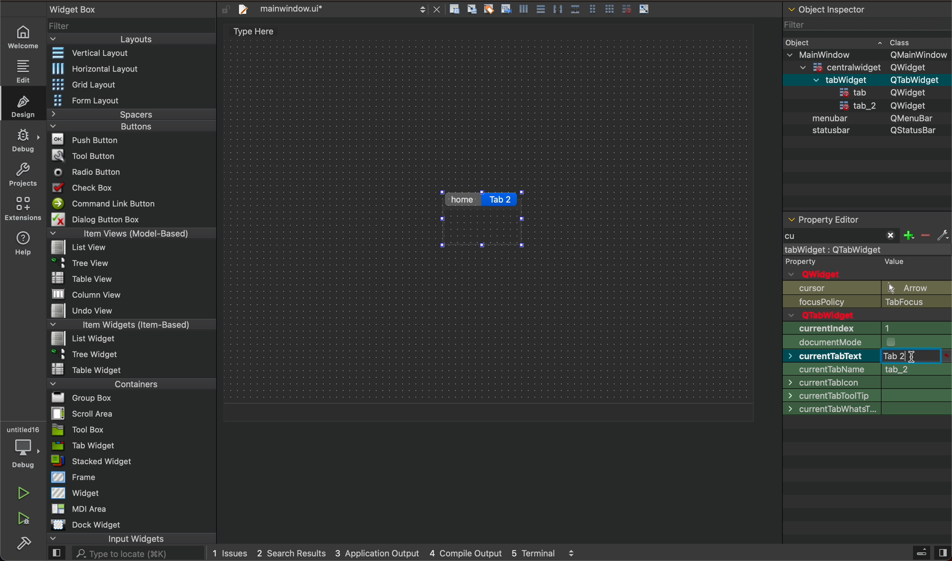 This screenshot has height=561, width=952. I want to click on =centralwidaet OWidaet, so click(864, 65).